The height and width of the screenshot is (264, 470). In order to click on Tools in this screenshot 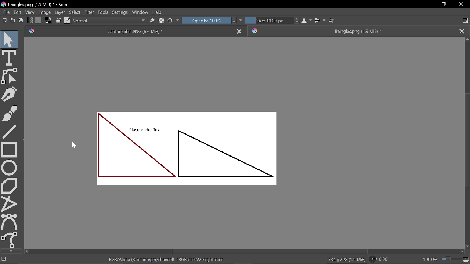, I will do `click(102, 13)`.